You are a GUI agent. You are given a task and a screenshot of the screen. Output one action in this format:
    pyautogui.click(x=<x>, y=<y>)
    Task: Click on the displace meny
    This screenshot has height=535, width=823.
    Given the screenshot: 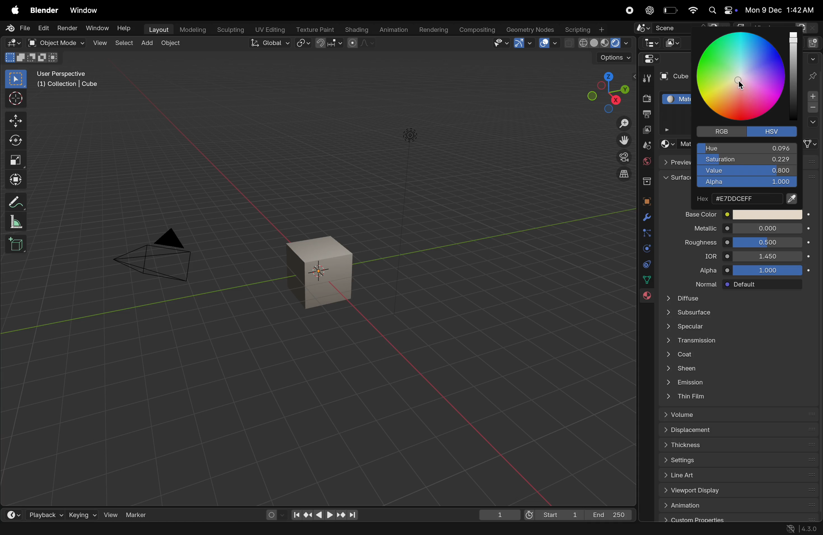 What is the action you would take?
    pyautogui.click(x=739, y=431)
    